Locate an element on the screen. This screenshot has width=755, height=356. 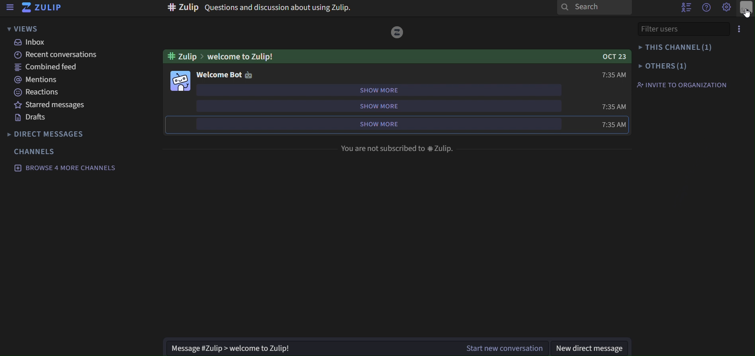
mentions is located at coordinates (61, 78).